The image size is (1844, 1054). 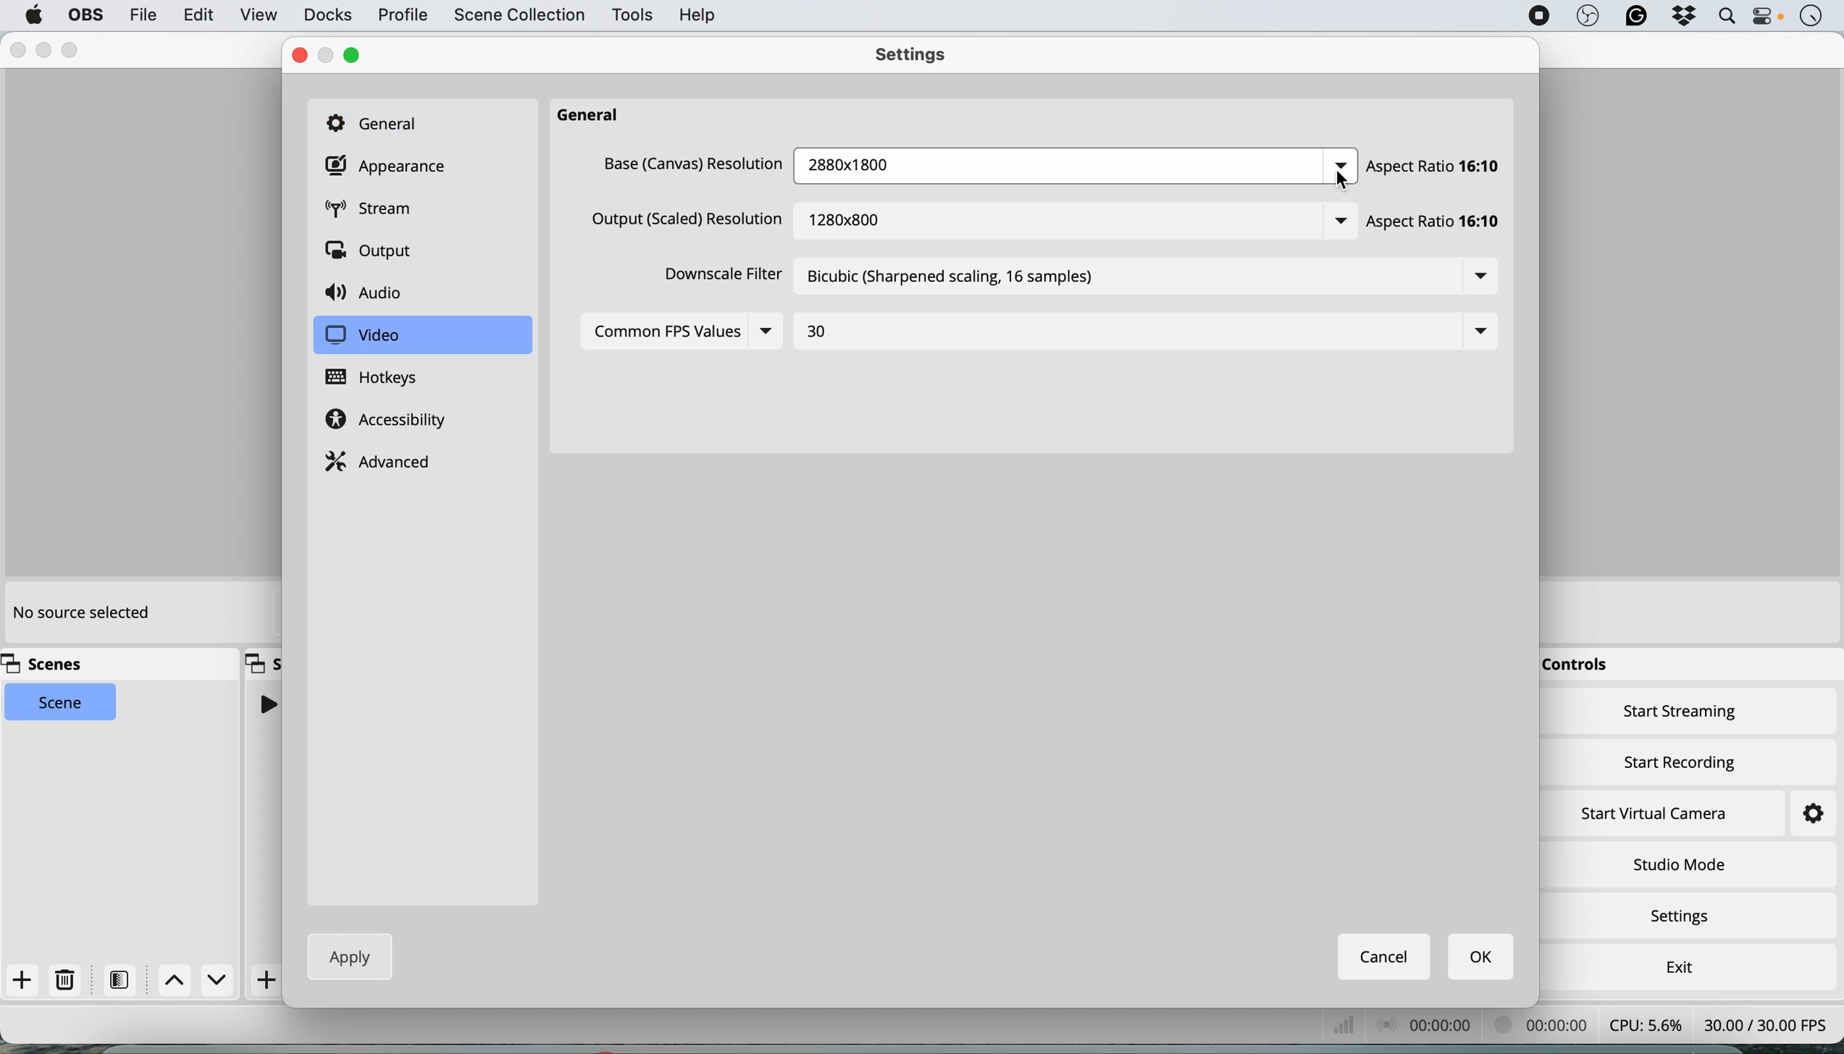 What do you see at coordinates (66, 980) in the screenshot?
I see `delete scene` at bounding box center [66, 980].